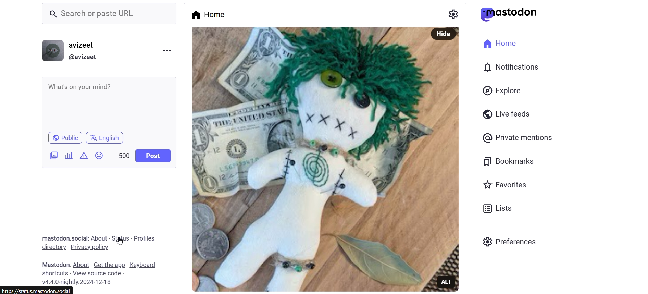  What do you see at coordinates (100, 237) in the screenshot?
I see `about` at bounding box center [100, 237].